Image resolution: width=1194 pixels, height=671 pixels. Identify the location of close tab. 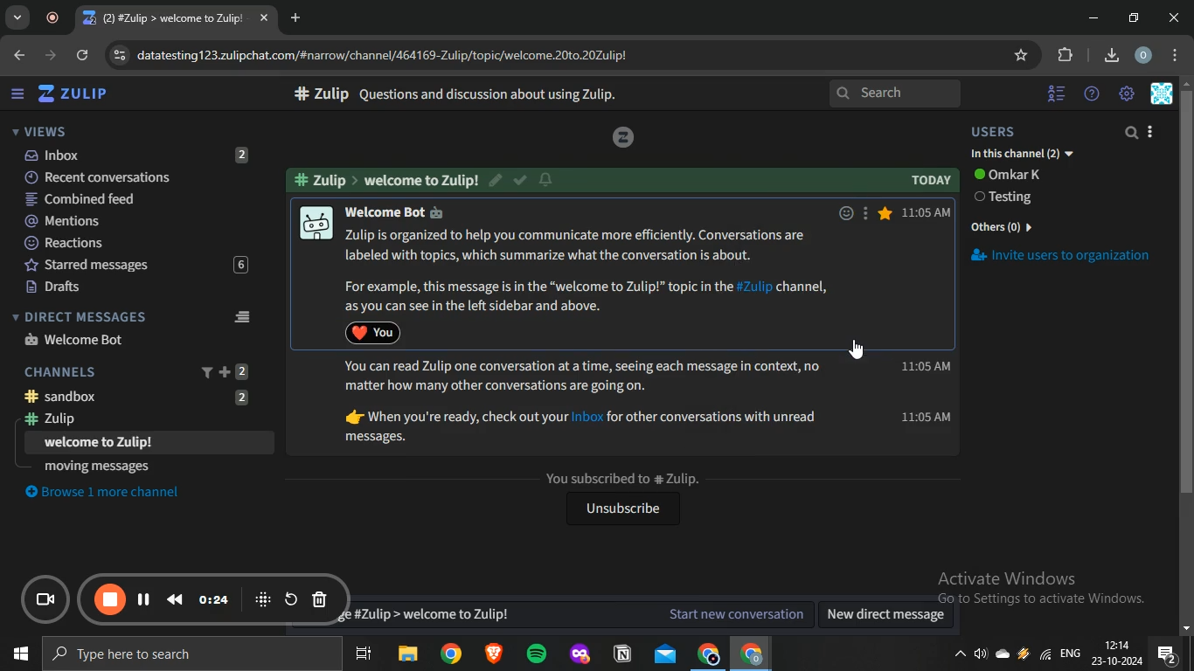
(266, 19).